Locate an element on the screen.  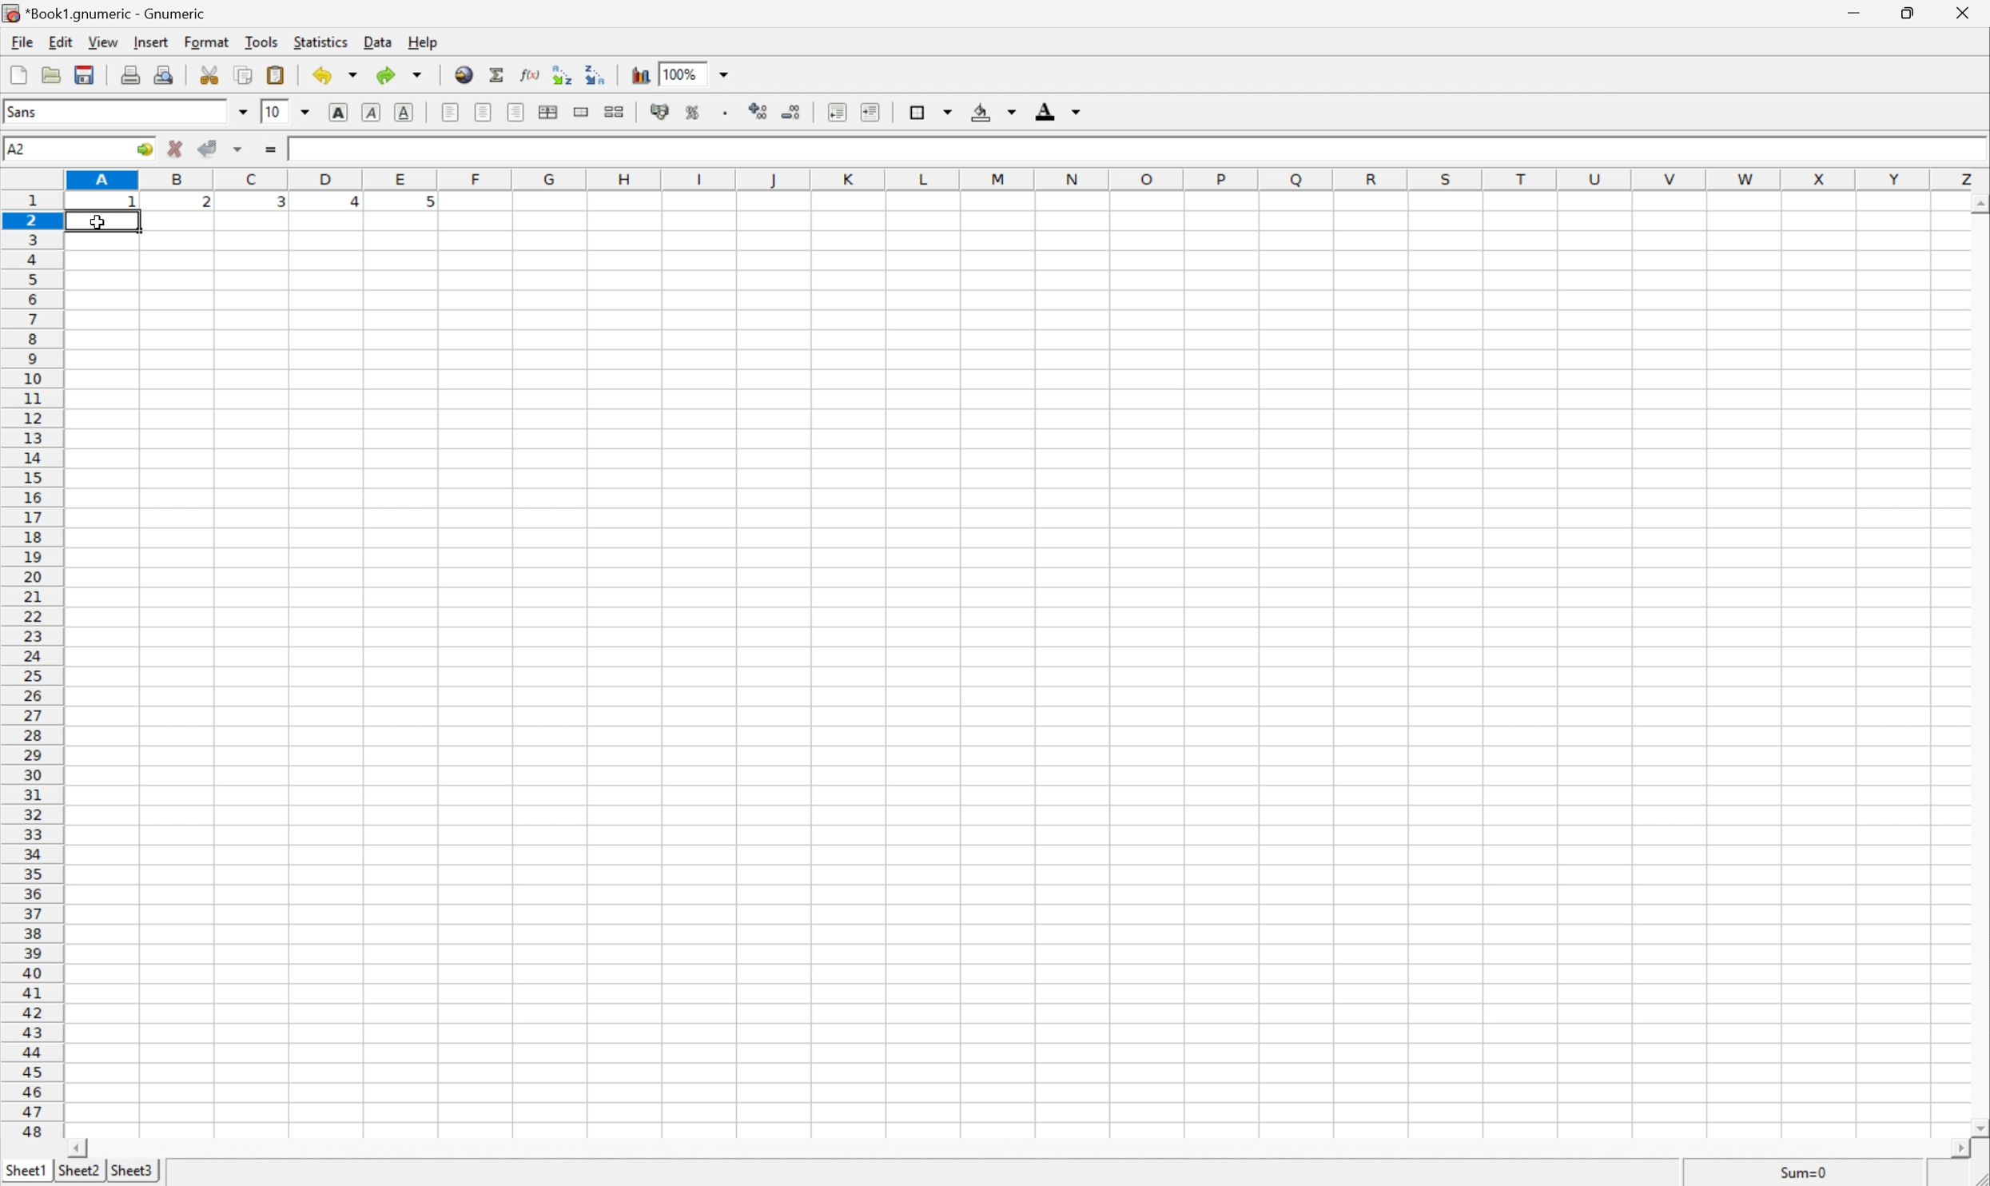
sum in current cell is located at coordinates (500, 74).